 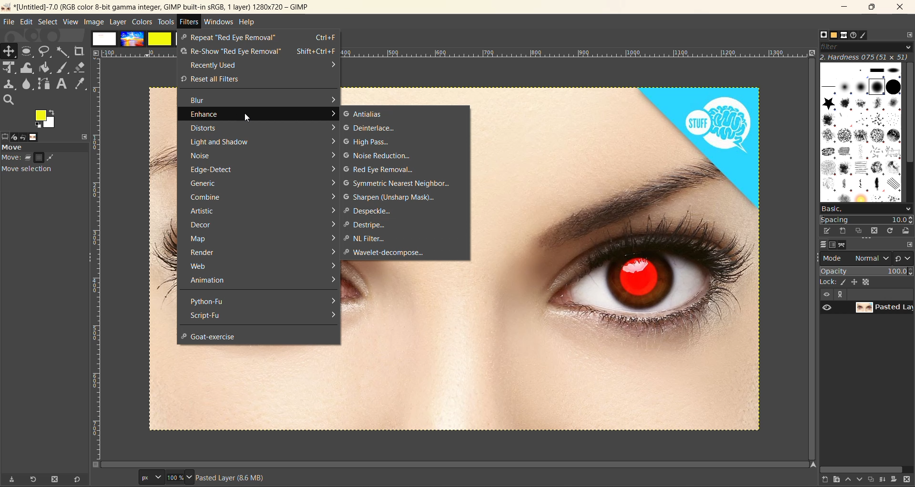 I want to click on file, so click(x=7, y=22).